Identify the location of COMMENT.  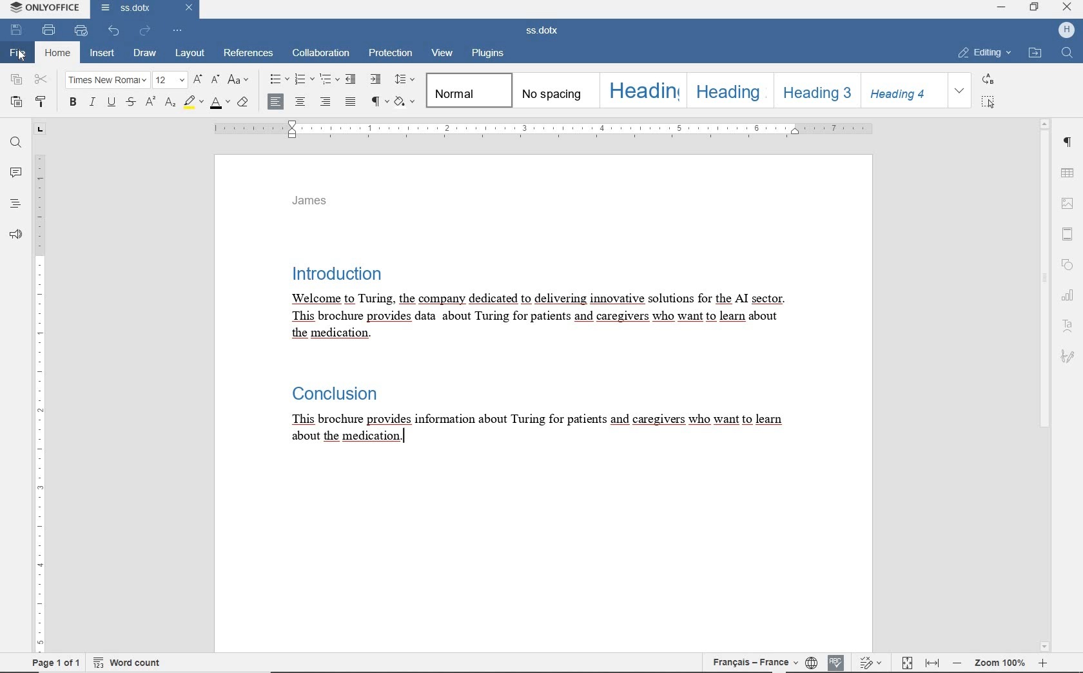
(15, 173).